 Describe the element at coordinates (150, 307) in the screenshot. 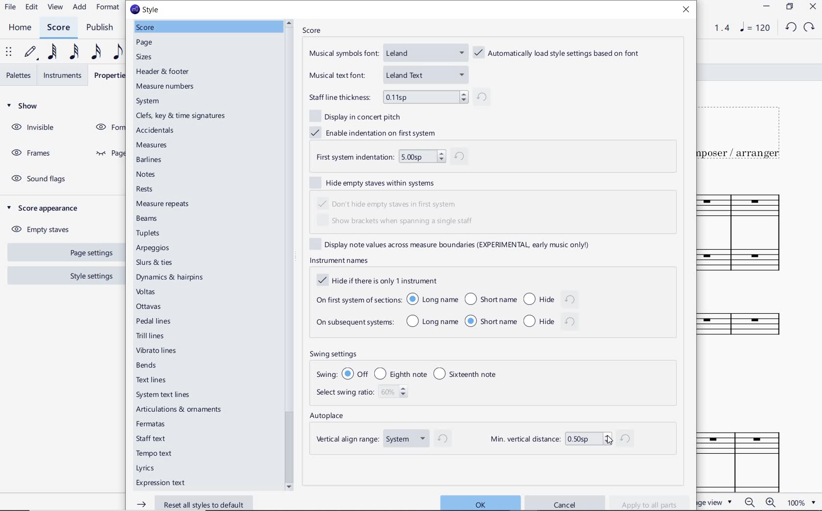

I see `ottavas` at that location.